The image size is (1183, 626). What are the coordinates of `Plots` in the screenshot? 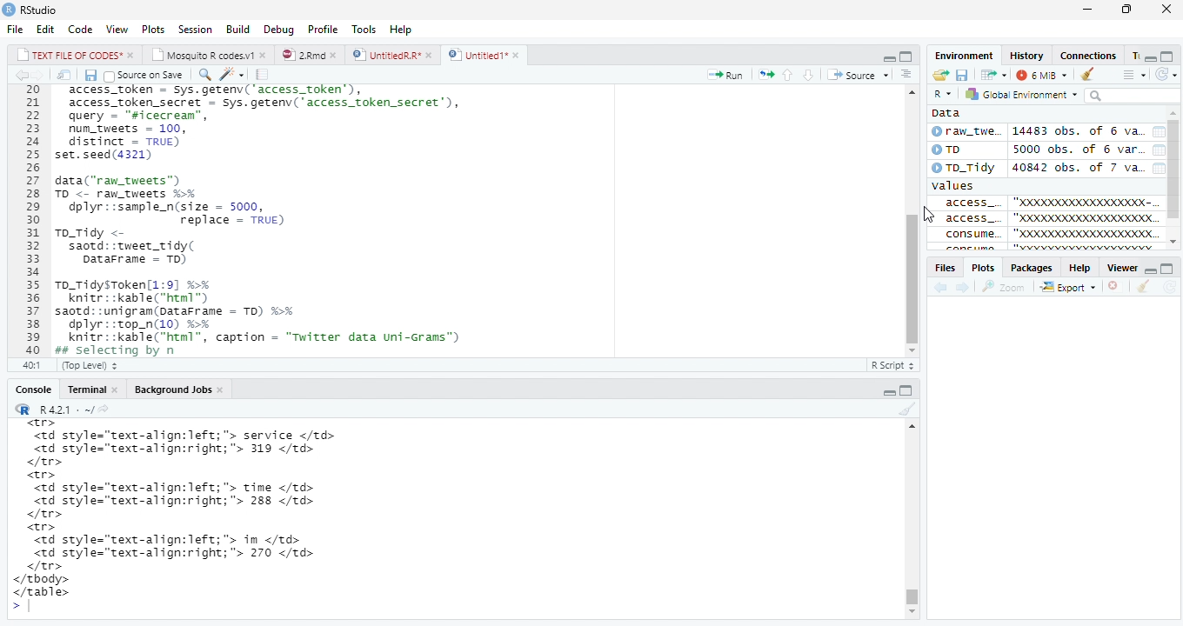 It's located at (153, 28).